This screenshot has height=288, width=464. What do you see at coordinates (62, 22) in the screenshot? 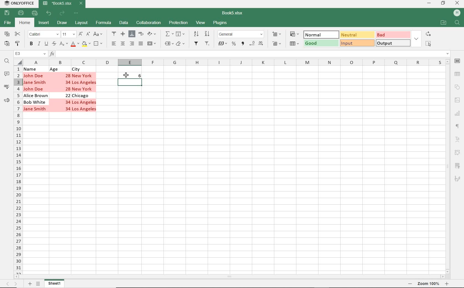
I see `DRAW` at bounding box center [62, 22].